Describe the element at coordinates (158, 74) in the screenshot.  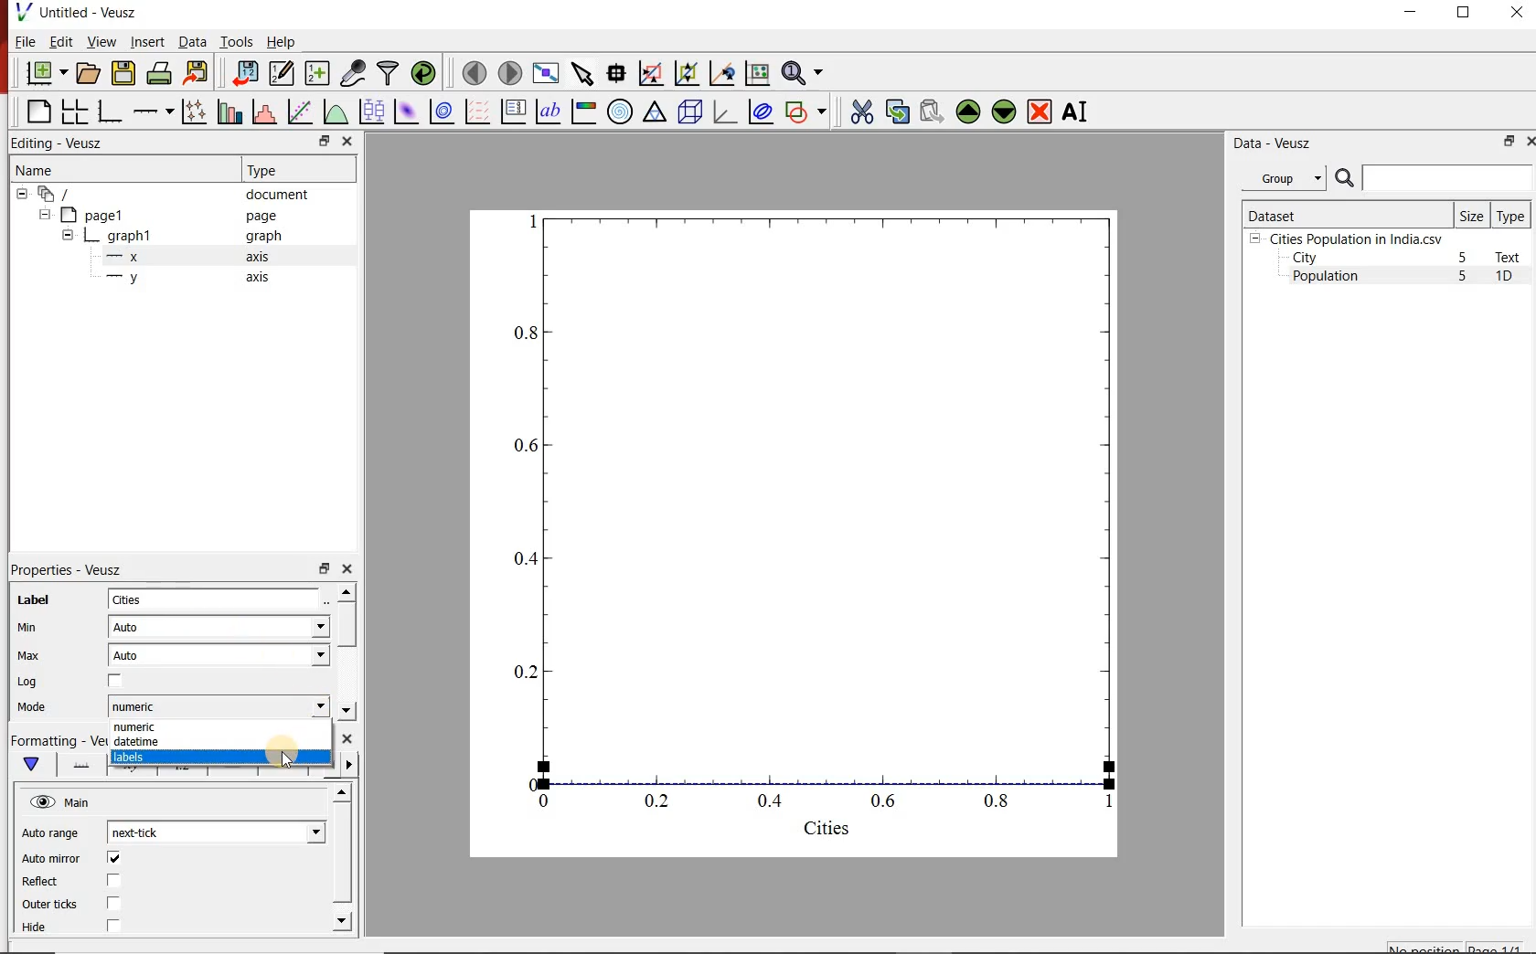
I see `print the document` at that location.